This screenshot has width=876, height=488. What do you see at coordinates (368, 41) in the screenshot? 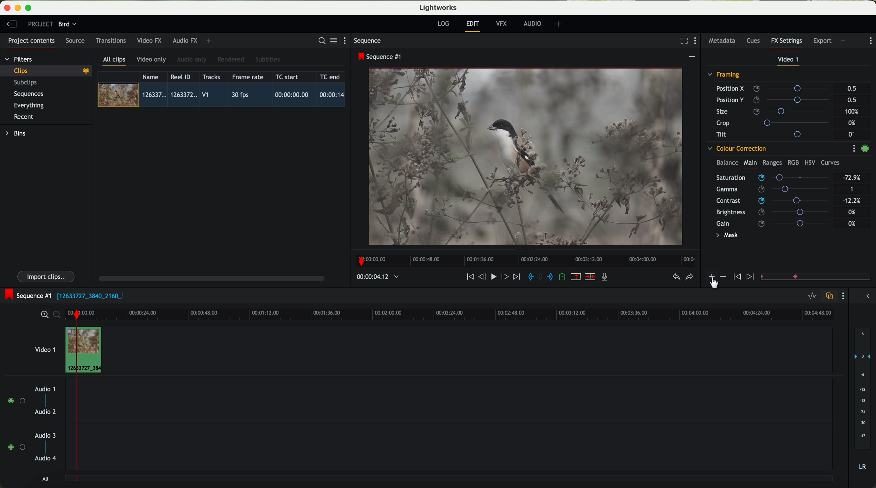
I see `sequence` at bounding box center [368, 41].